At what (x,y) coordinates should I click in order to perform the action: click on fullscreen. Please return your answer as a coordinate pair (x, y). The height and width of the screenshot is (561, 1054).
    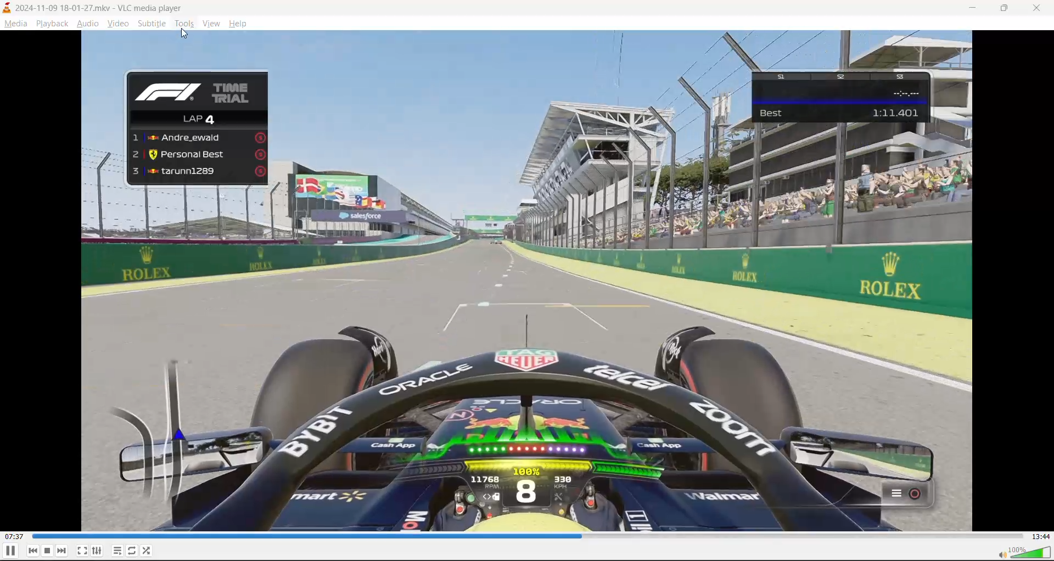
    Looking at the image, I should click on (82, 548).